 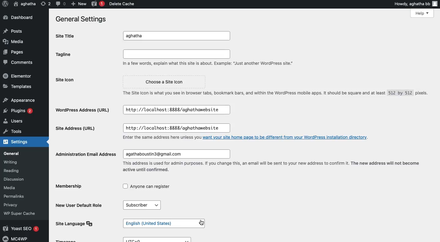 I want to click on English (United States) &|, so click(x=165, y=224).